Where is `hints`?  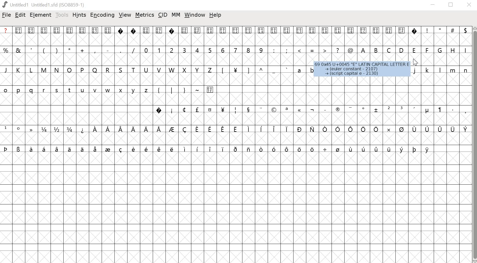 hints is located at coordinates (79, 15).